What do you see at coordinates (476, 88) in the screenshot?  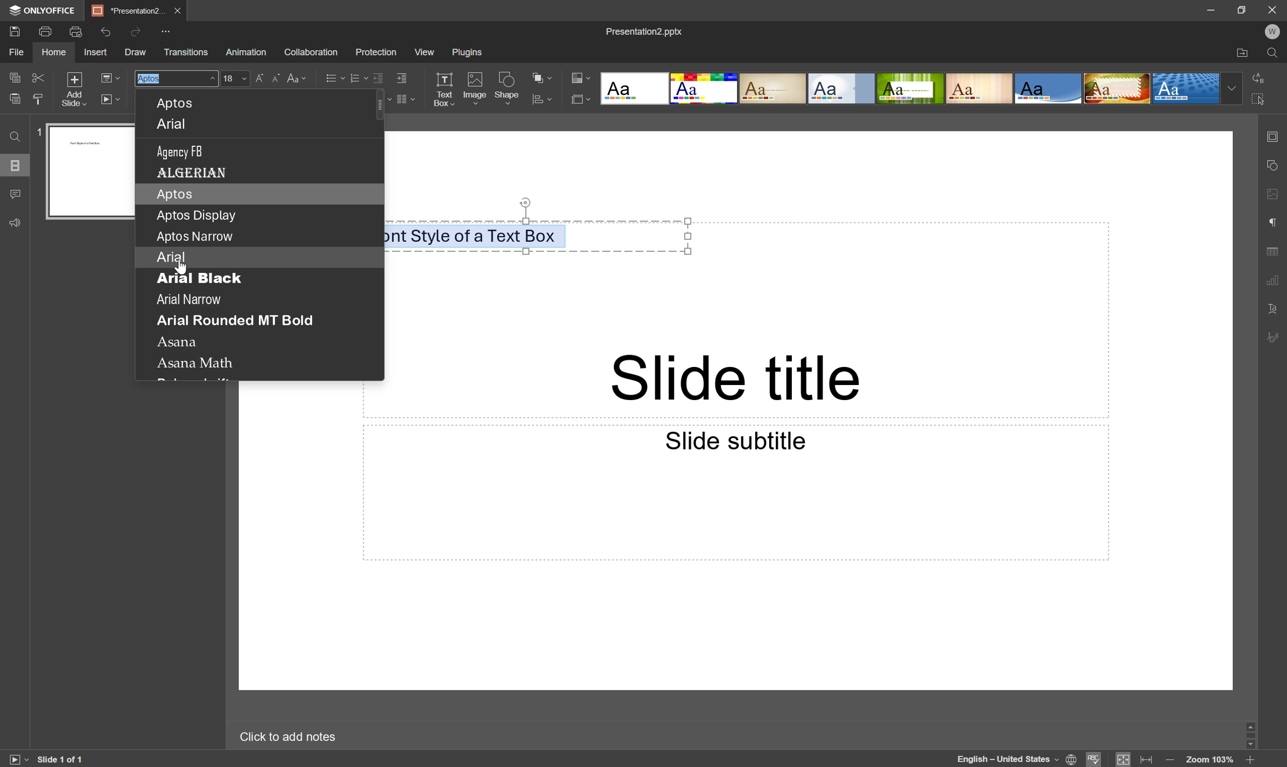 I see `Image` at bounding box center [476, 88].